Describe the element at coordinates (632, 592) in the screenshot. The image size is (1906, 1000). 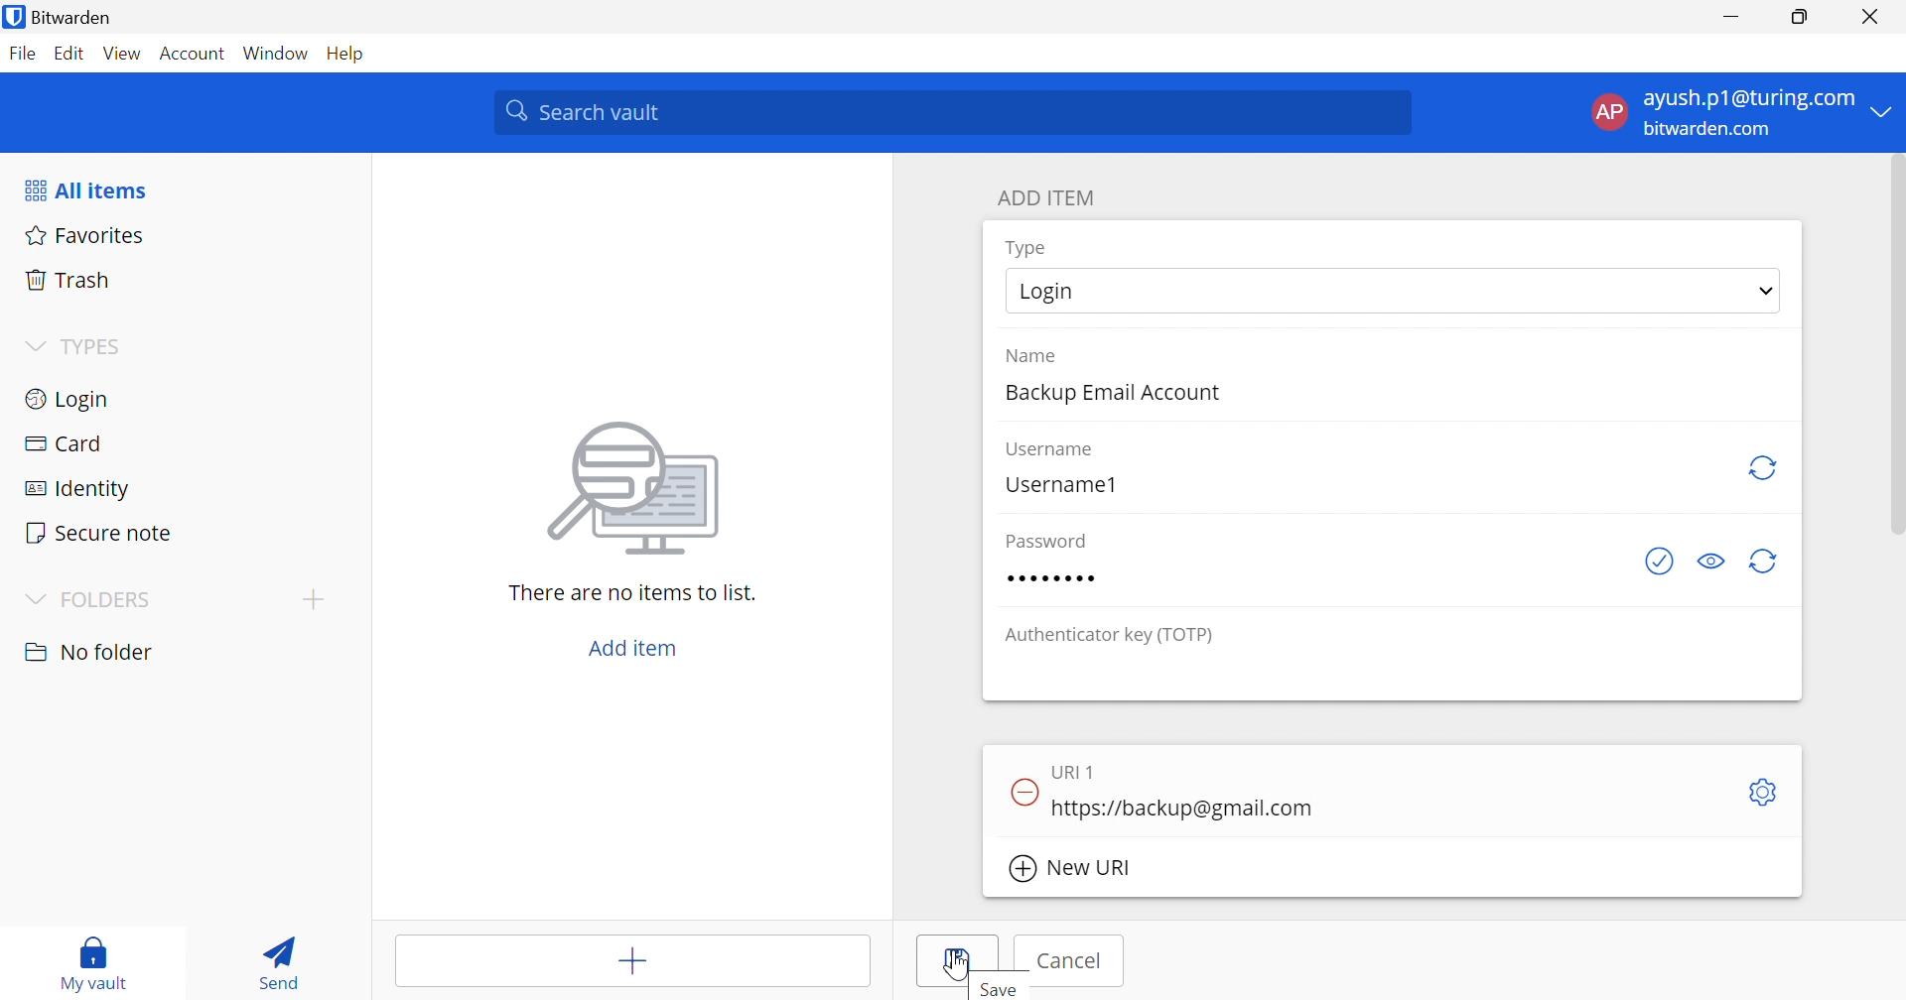
I see `There are no items to list.` at that location.